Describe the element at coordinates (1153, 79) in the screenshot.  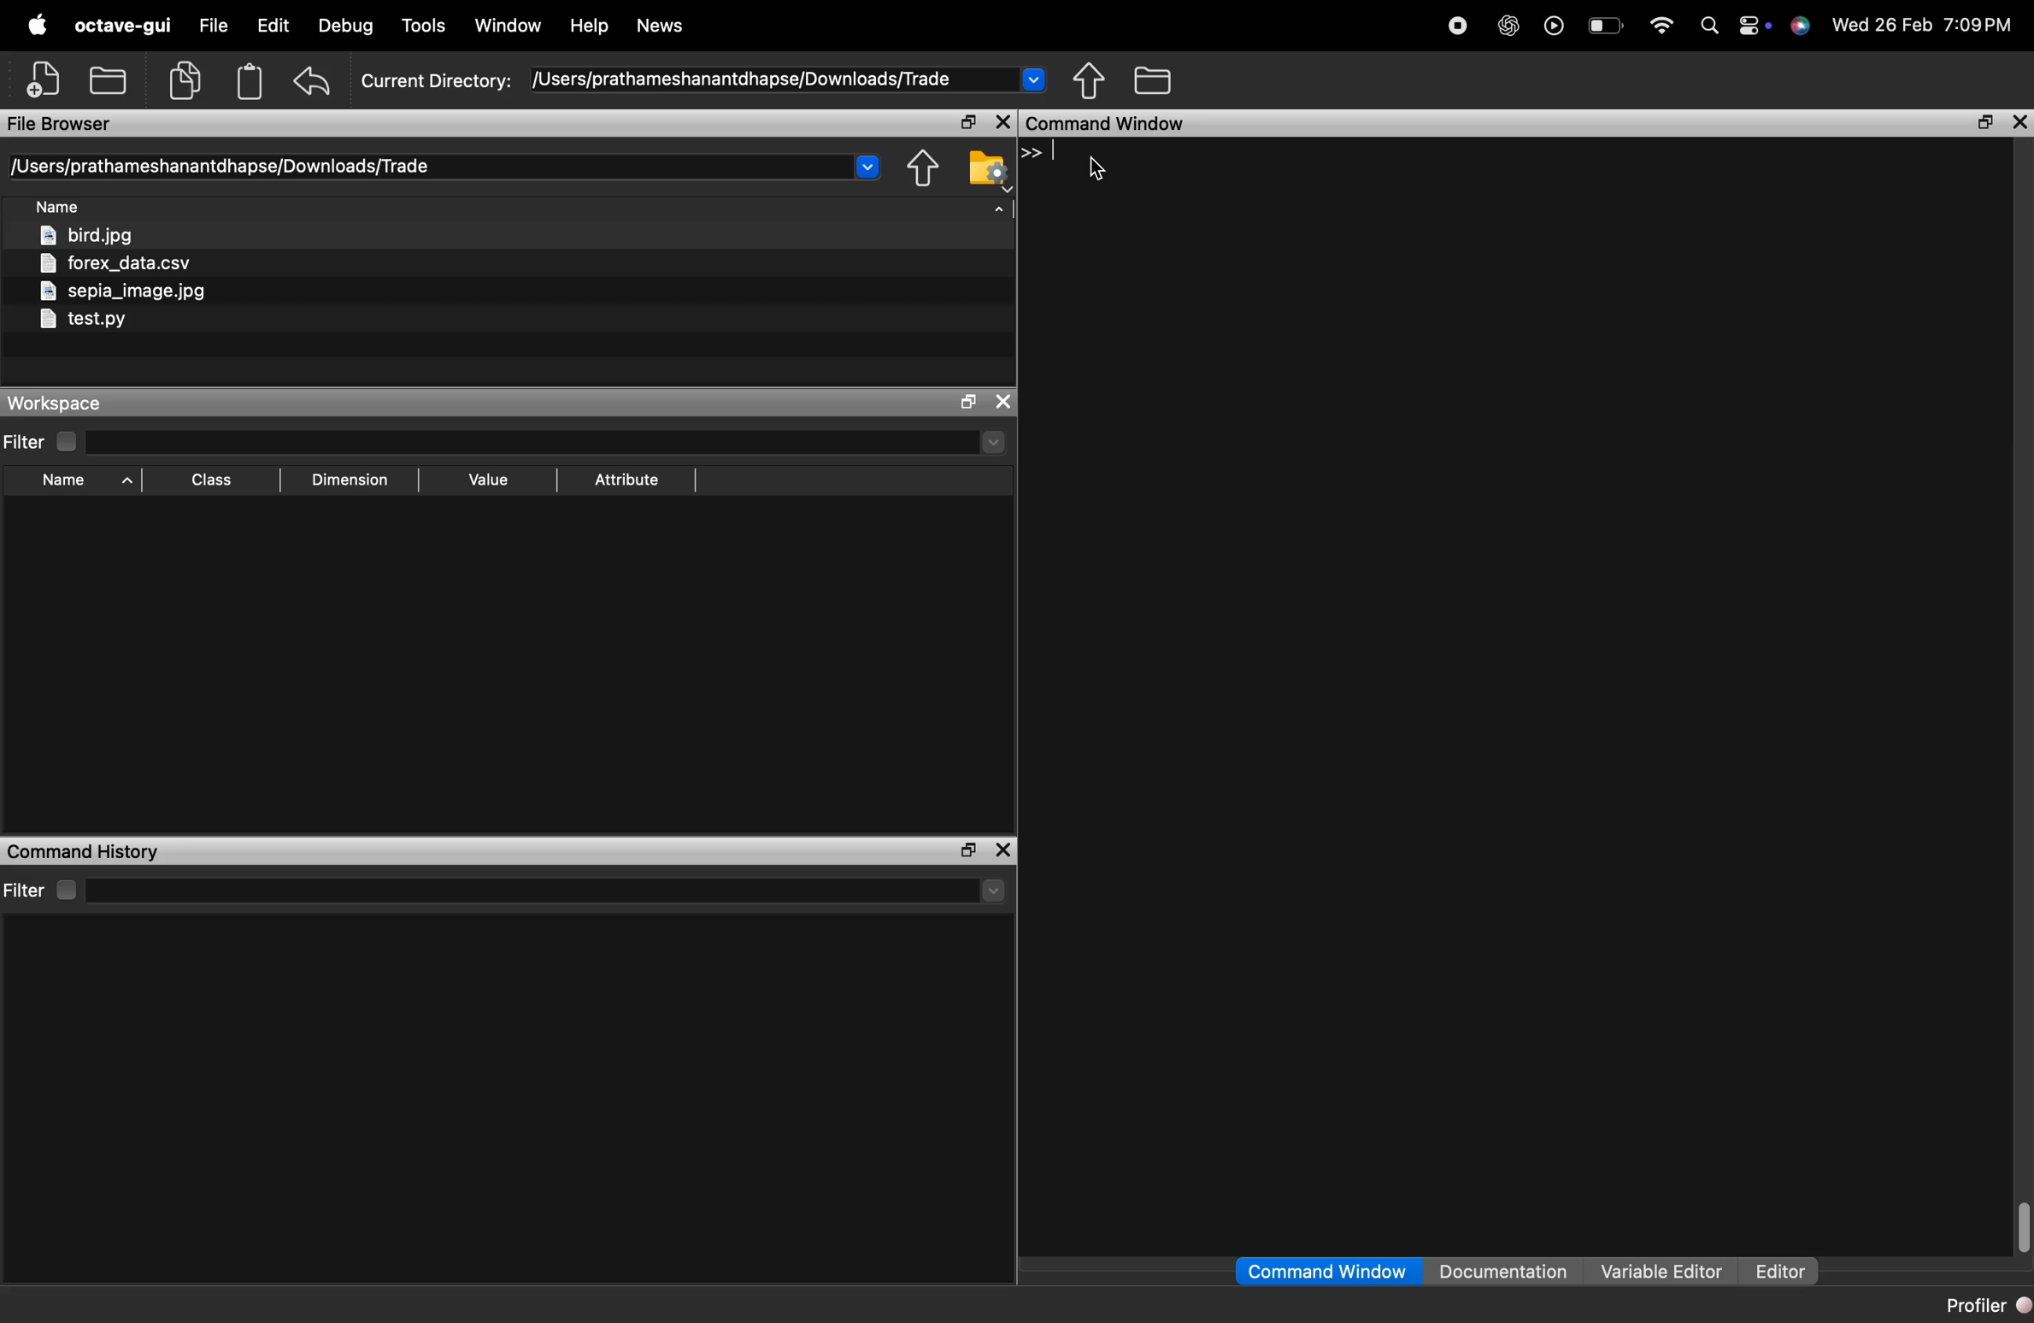
I see `browse directories` at that location.